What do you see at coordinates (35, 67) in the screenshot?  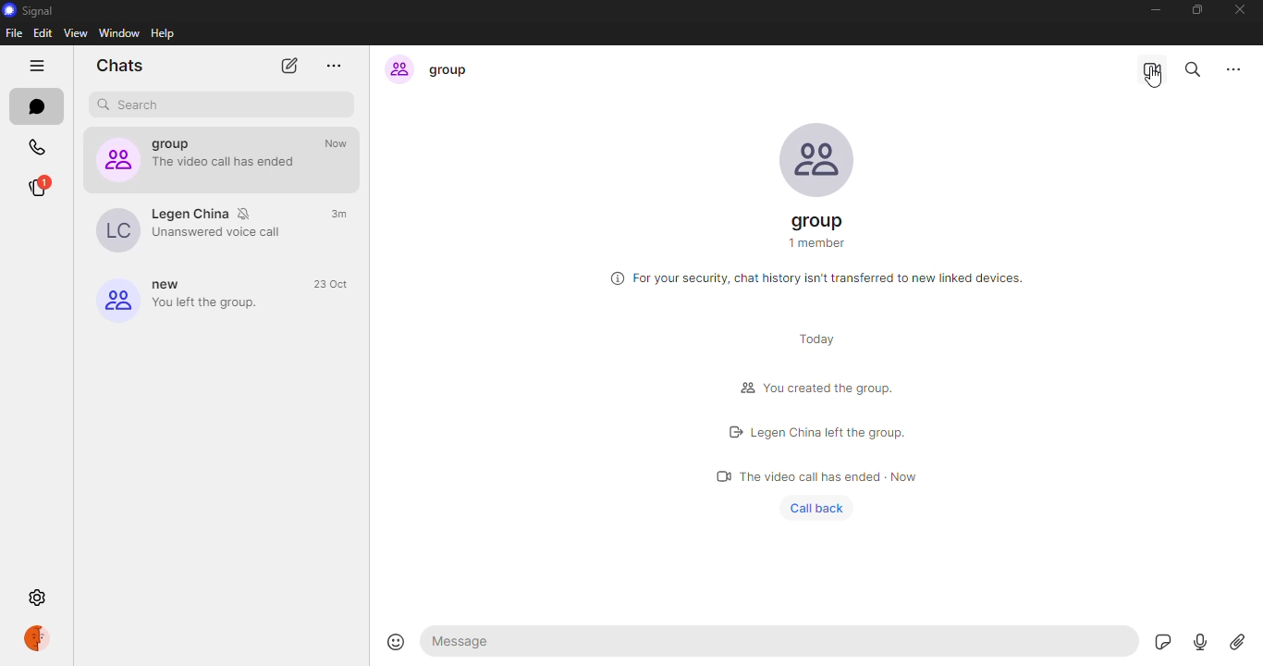 I see `hide tabs` at bounding box center [35, 67].